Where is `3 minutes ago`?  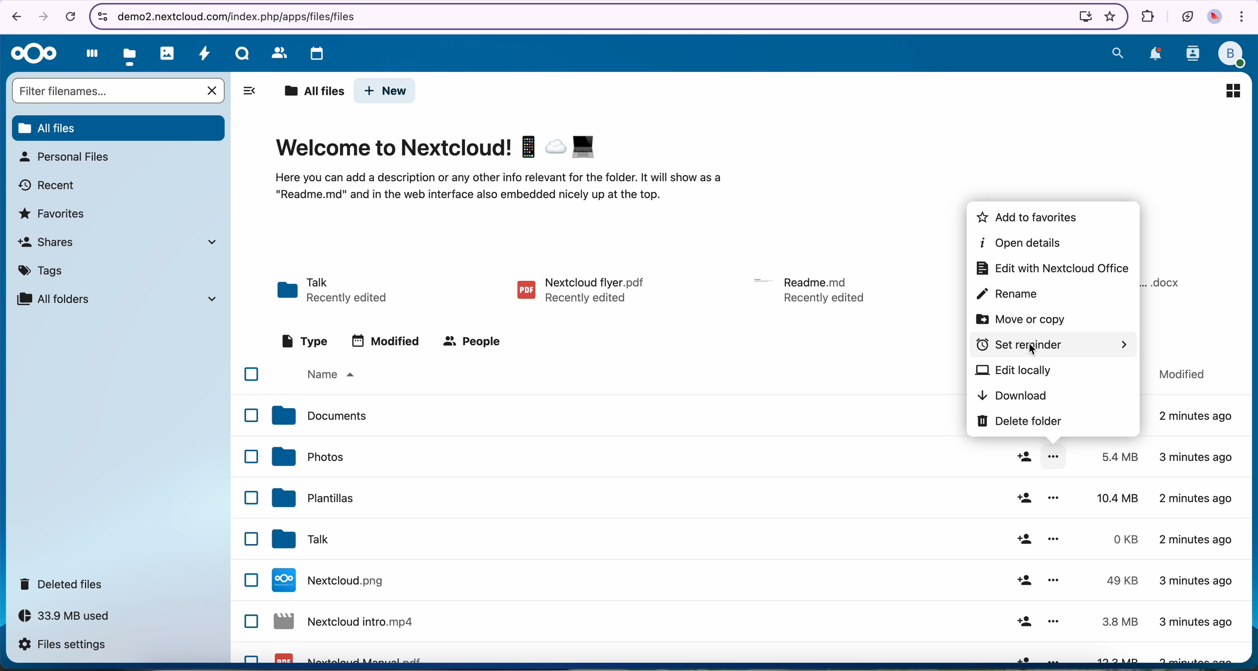 3 minutes ago is located at coordinates (1194, 657).